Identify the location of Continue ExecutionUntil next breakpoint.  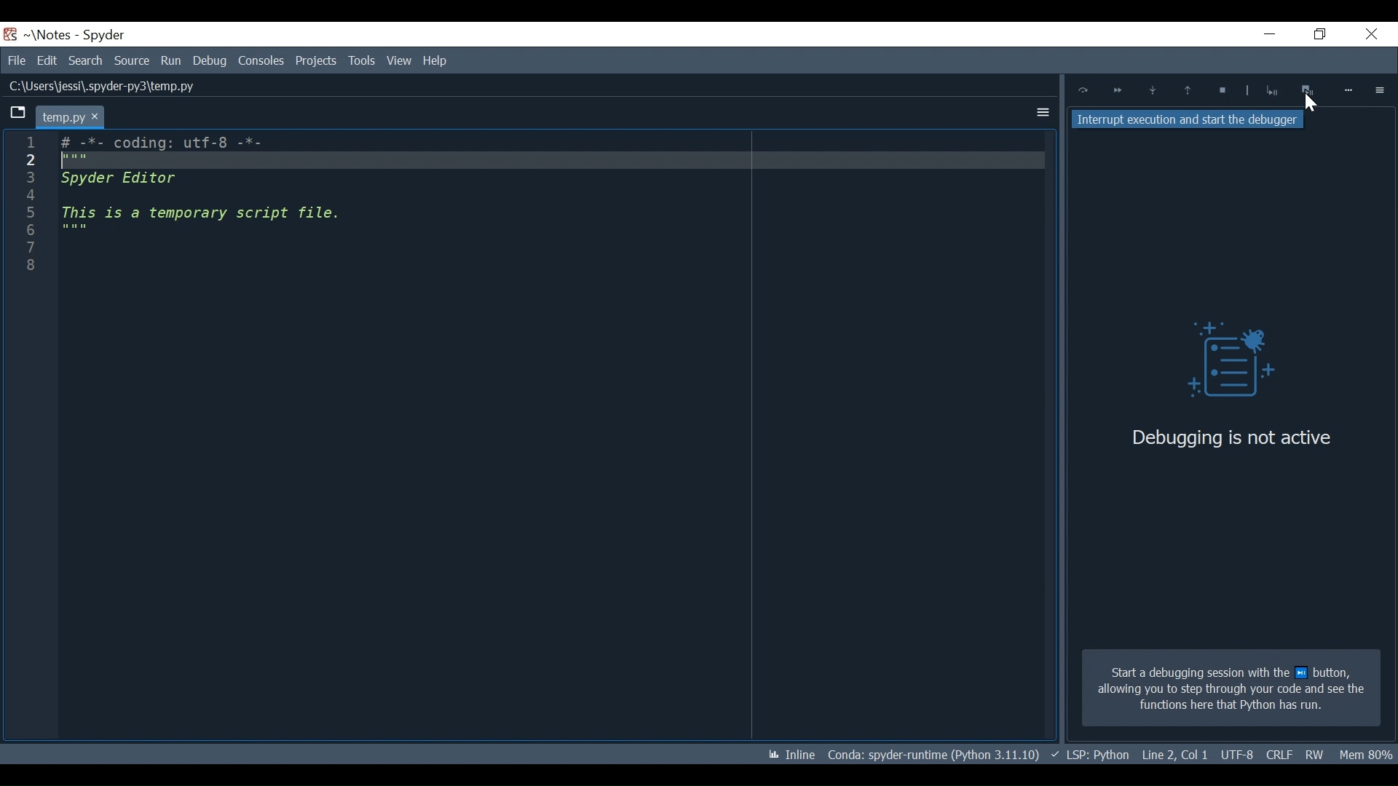
(1117, 92).